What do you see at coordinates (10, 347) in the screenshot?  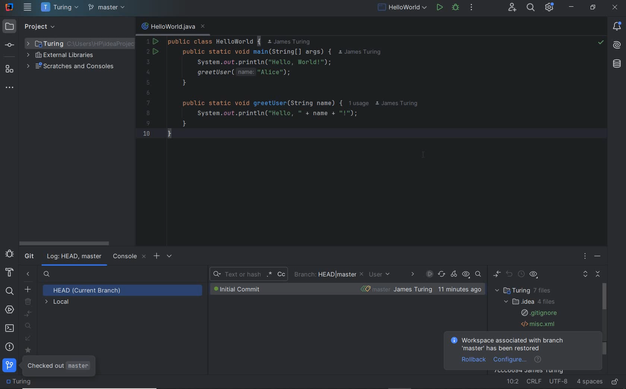 I see `problems` at bounding box center [10, 347].